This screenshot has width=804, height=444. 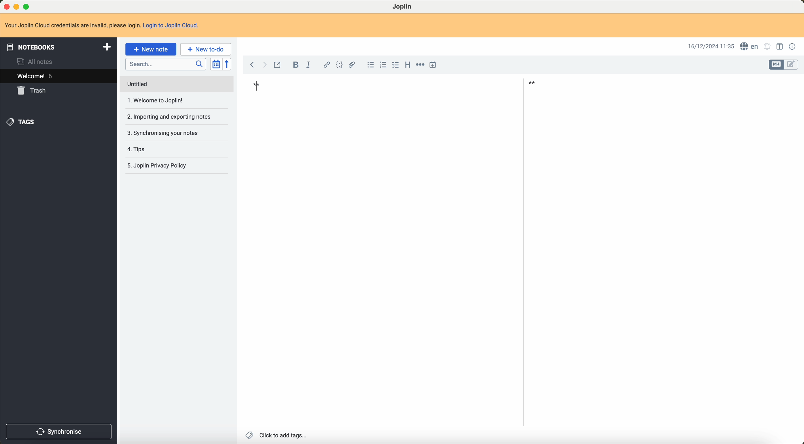 What do you see at coordinates (392, 85) in the screenshot?
I see `**typing quote*` at bounding box center [392, 85].